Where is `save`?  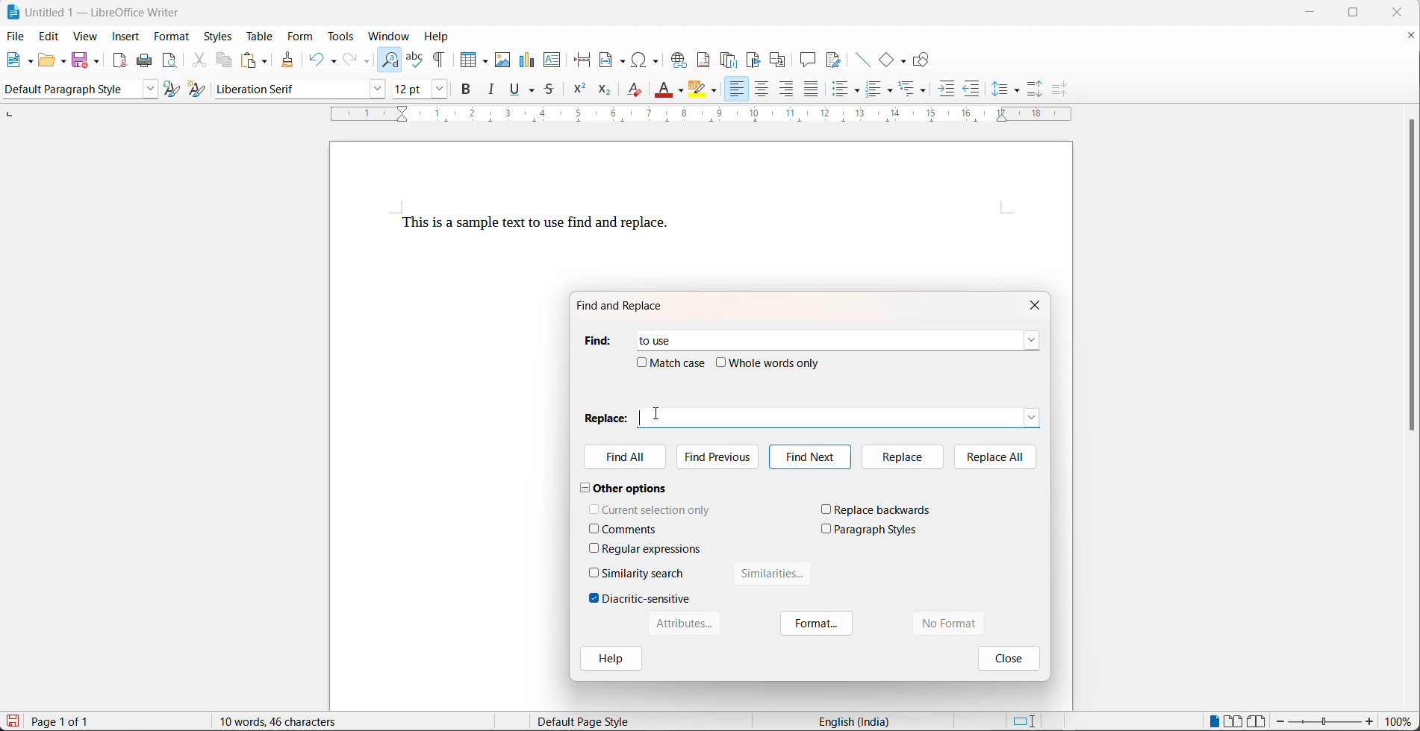 save is located at coordinates (81, 59).